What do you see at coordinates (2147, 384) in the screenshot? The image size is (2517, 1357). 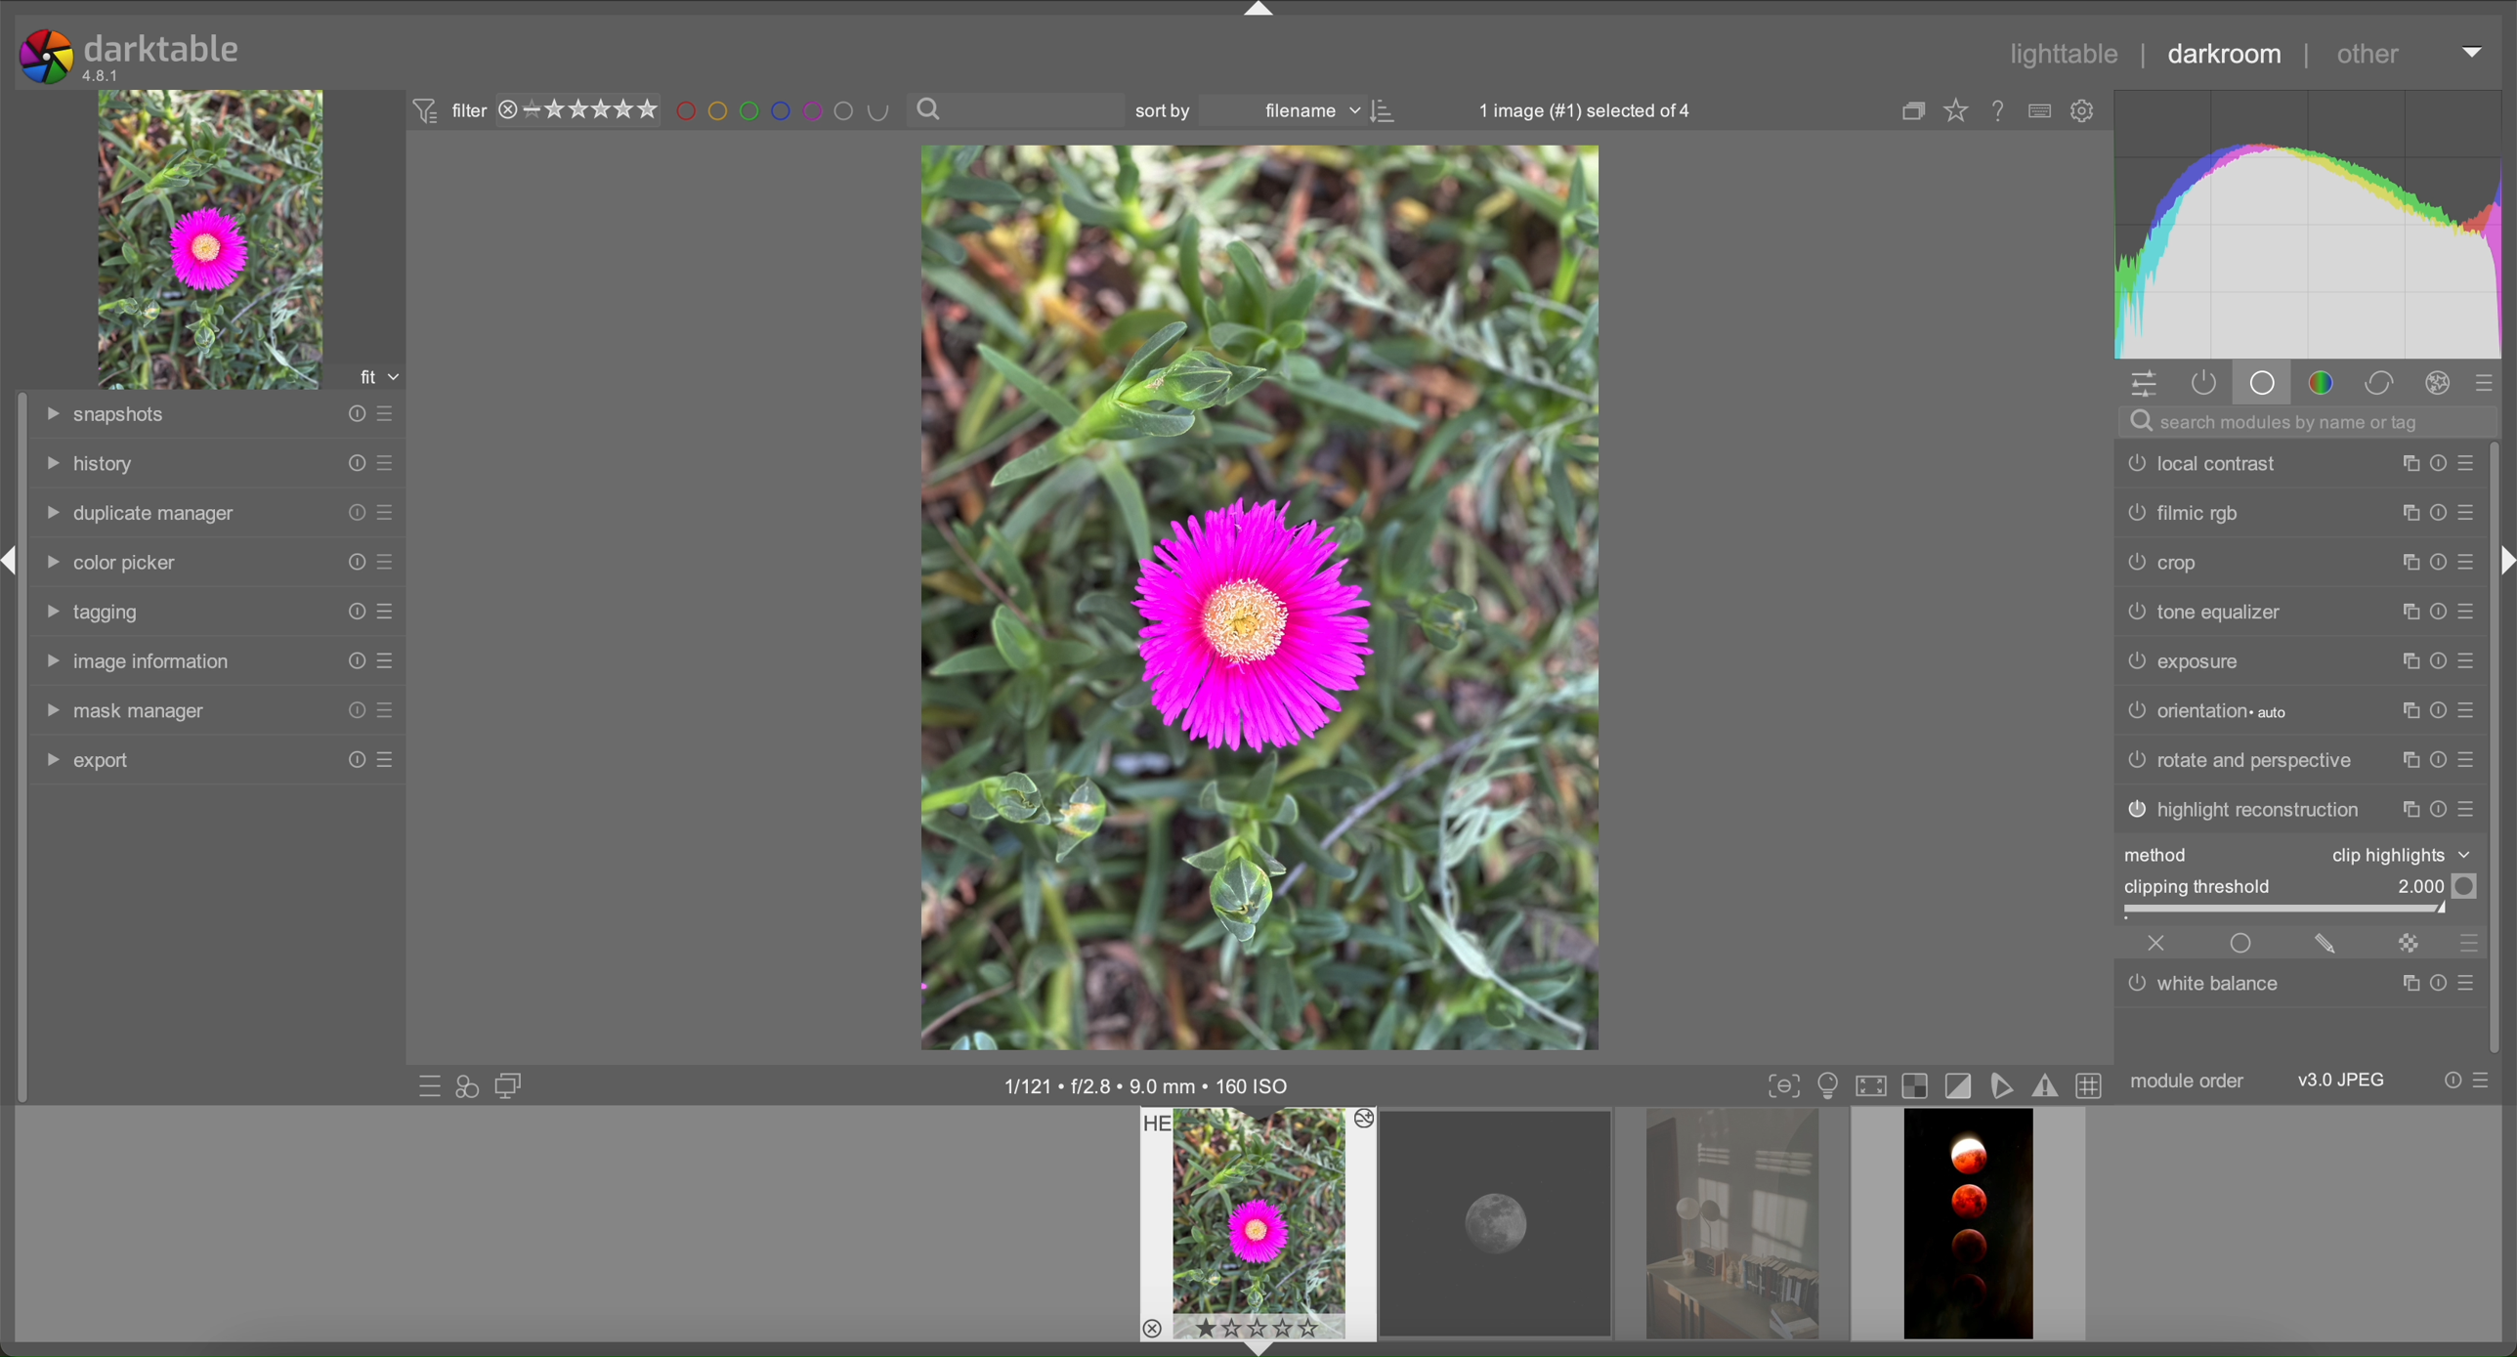 I see `settings` at bounding box center [2147, 384].